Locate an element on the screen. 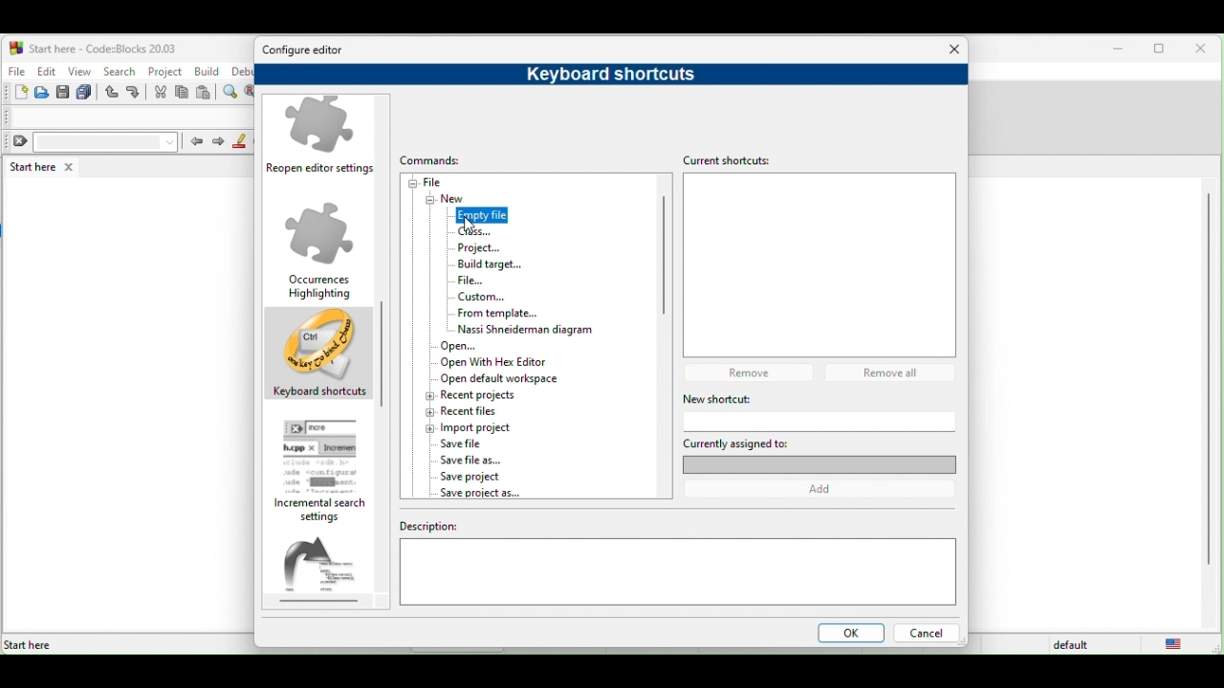 This screenshot has height=688, width=1224. default is located at coordinates (1074, 645).